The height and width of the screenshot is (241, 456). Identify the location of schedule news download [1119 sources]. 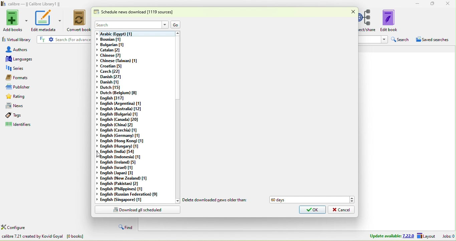
(136, 13).